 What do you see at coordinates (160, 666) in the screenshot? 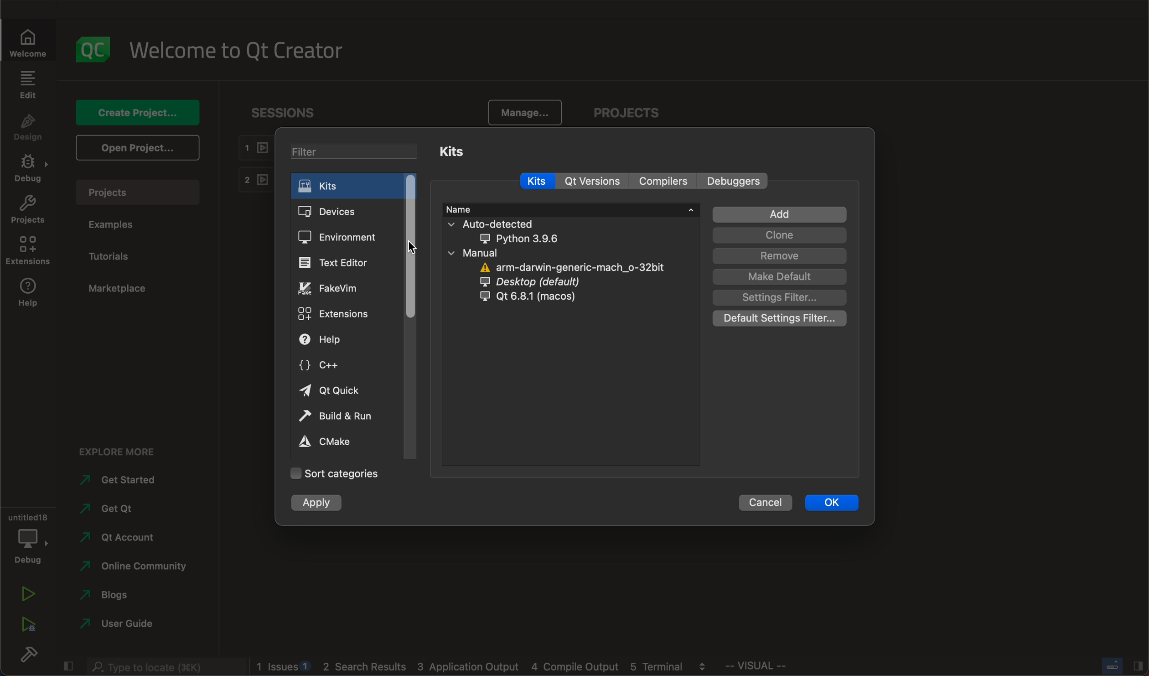
I see `search bar` at bounding box center [160, 666].